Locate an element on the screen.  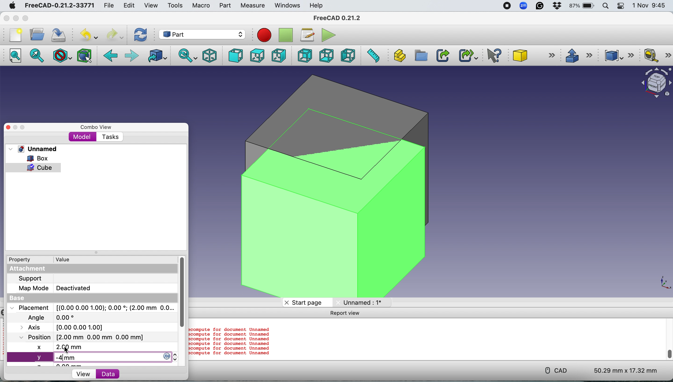
Dropbox is located at coordinates (557, 7).